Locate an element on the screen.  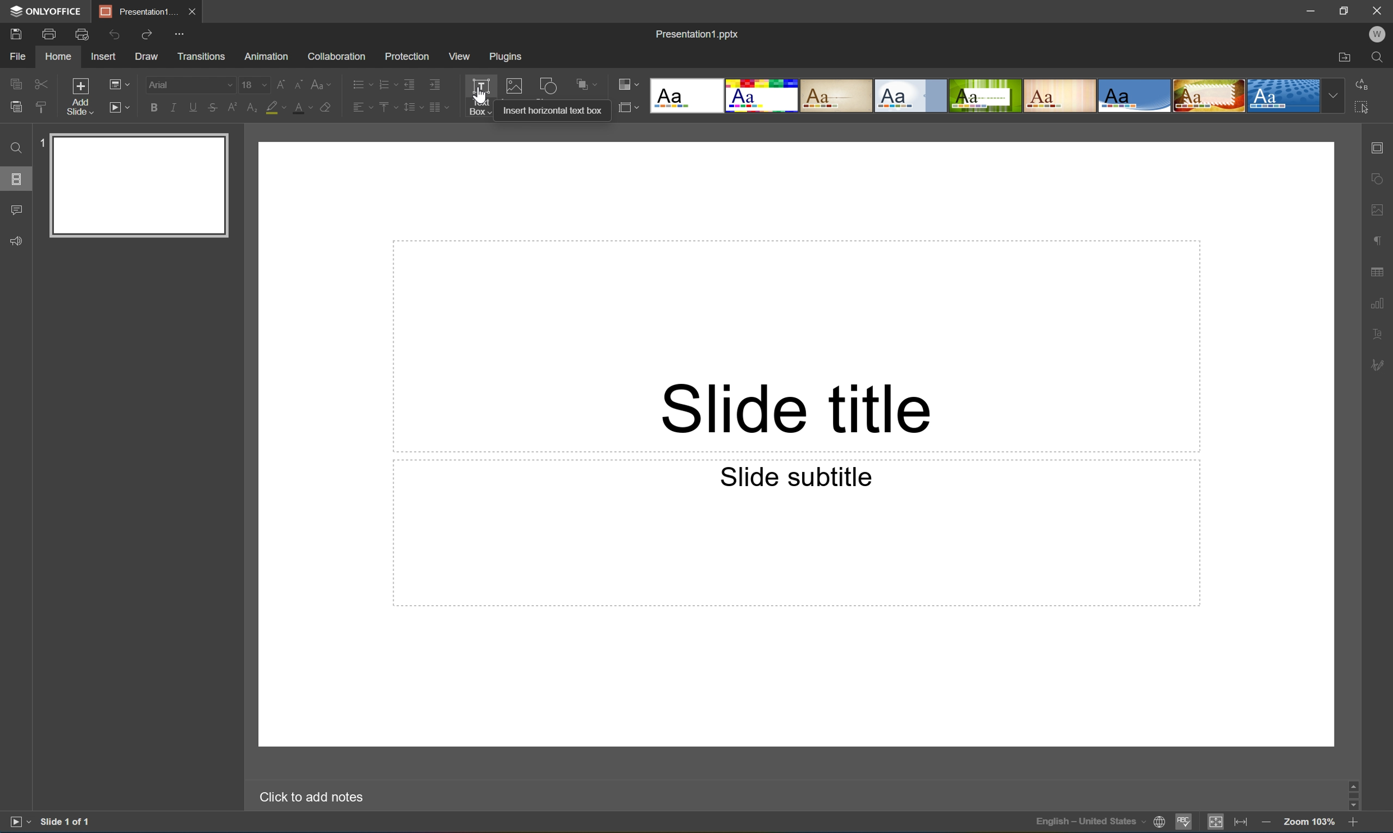
ONYOFFICE is located at coordinates (44, 11).